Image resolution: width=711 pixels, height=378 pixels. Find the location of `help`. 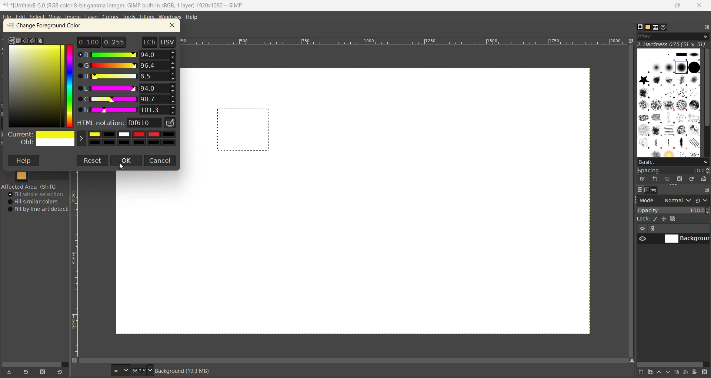

help is located at coordinates (194, 17).